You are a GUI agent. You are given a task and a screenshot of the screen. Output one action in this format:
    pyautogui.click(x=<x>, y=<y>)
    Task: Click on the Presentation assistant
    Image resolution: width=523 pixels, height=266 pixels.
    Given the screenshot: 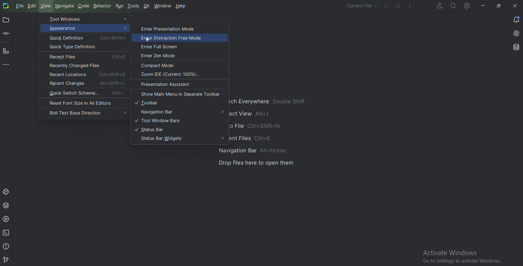 What is the action you would take?
    pyautogui.click(x=168, y=84)
    